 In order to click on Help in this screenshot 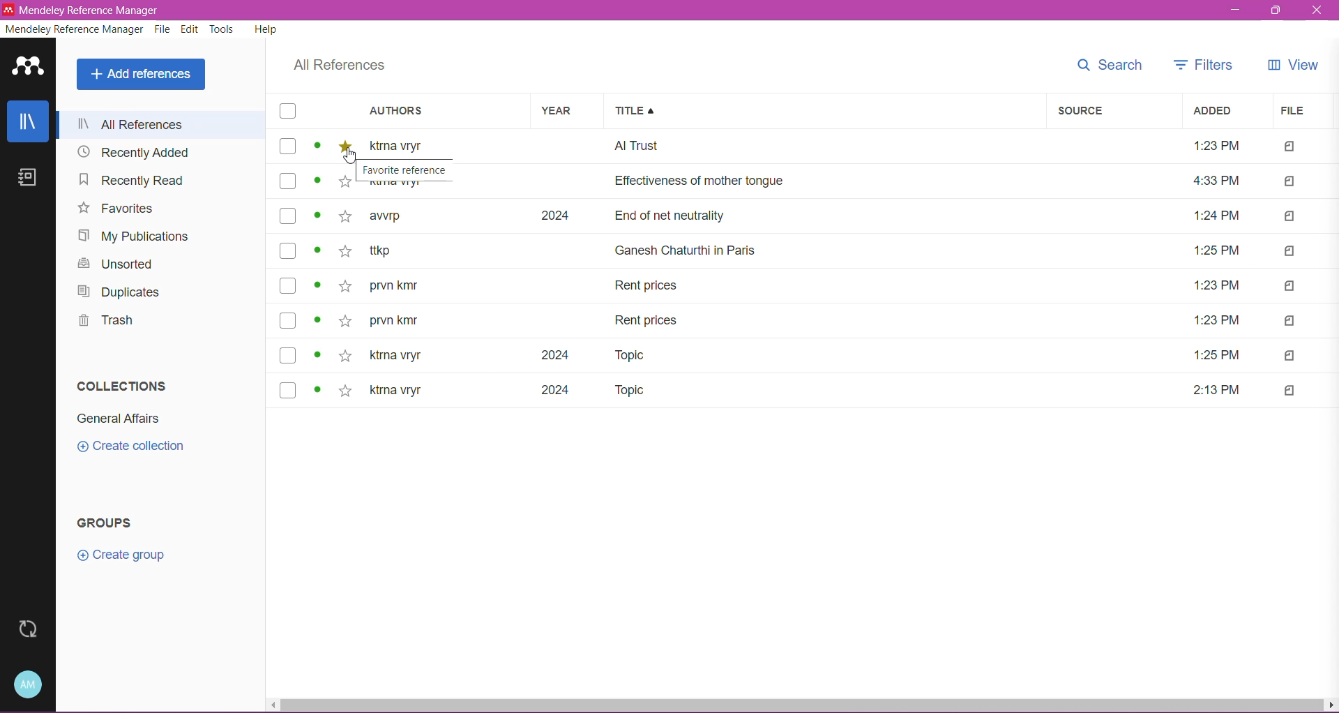, I will do `click(266, 30)`.